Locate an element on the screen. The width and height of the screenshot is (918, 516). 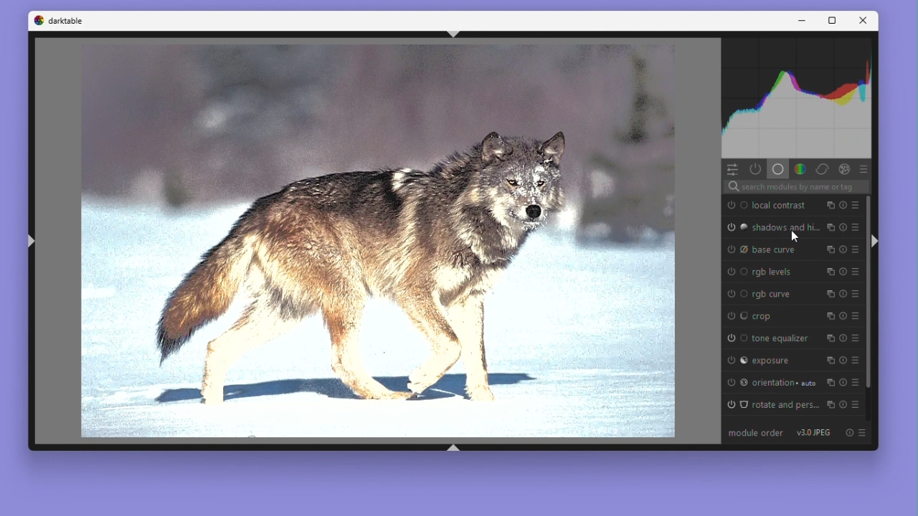
reset parameters is located at coordinates (843, 272).